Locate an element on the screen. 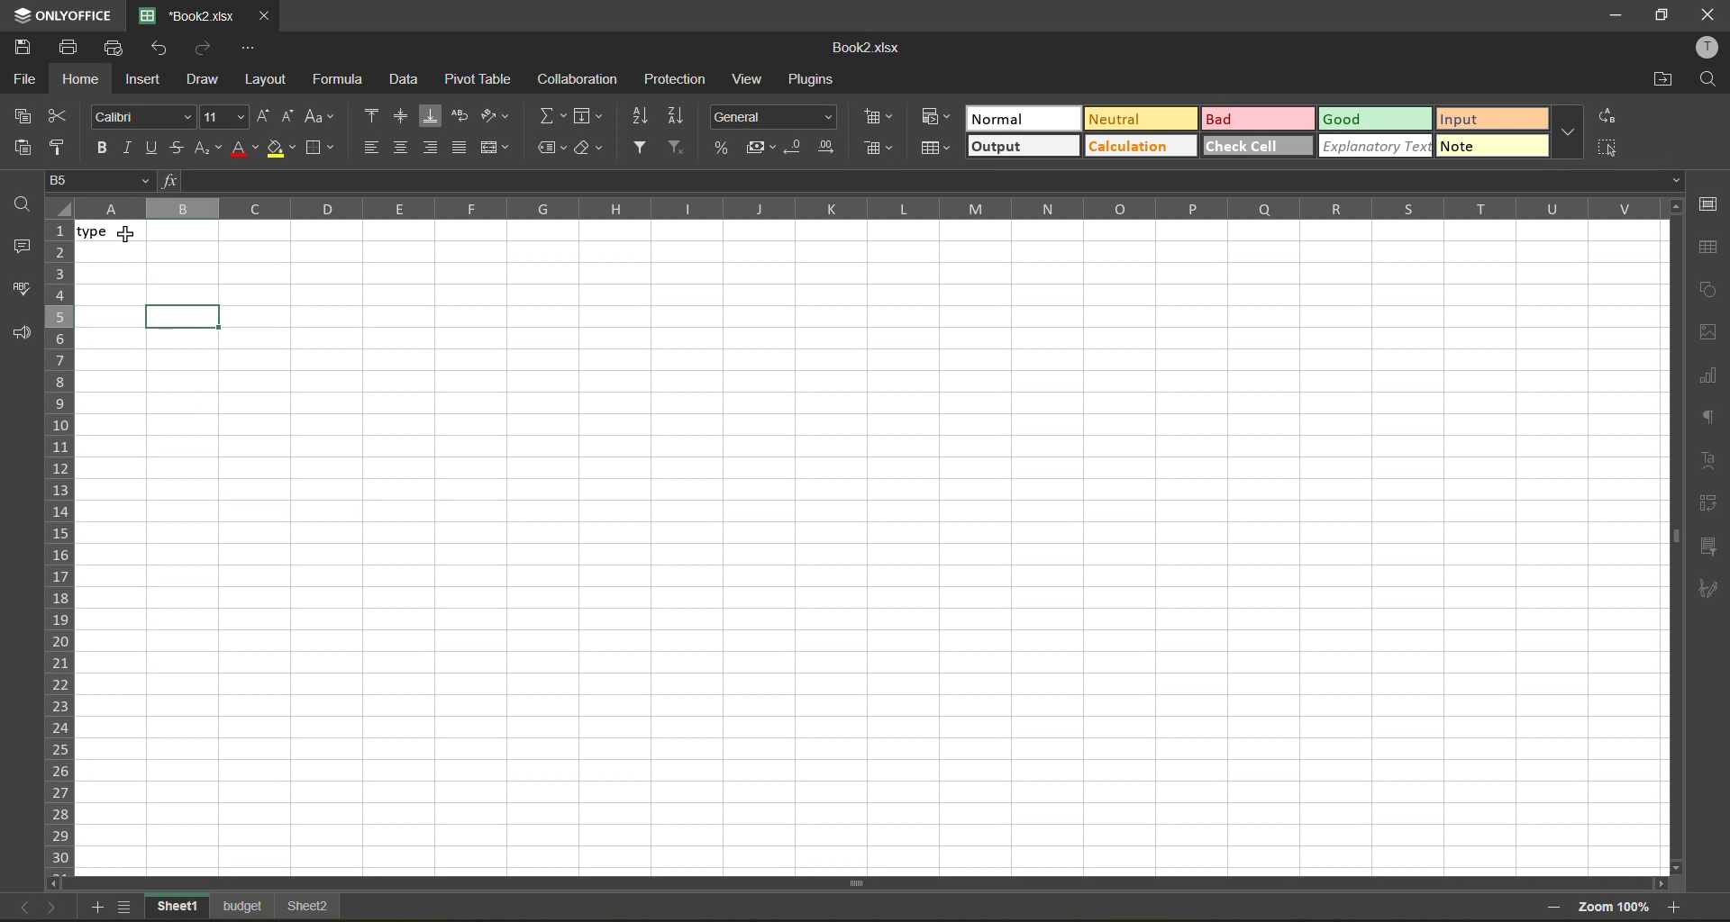 This screenshot has width=1730, height=922. borders is located at coordinates (319, 147).